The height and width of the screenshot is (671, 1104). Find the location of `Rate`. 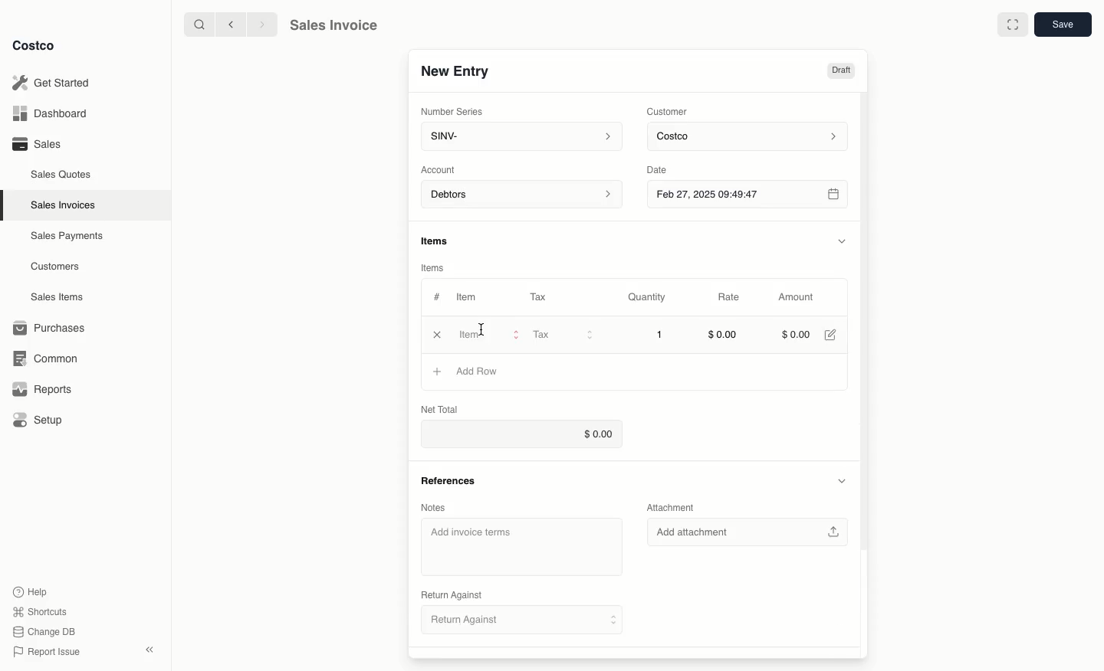

Rate is located at coordinates (730, 298).